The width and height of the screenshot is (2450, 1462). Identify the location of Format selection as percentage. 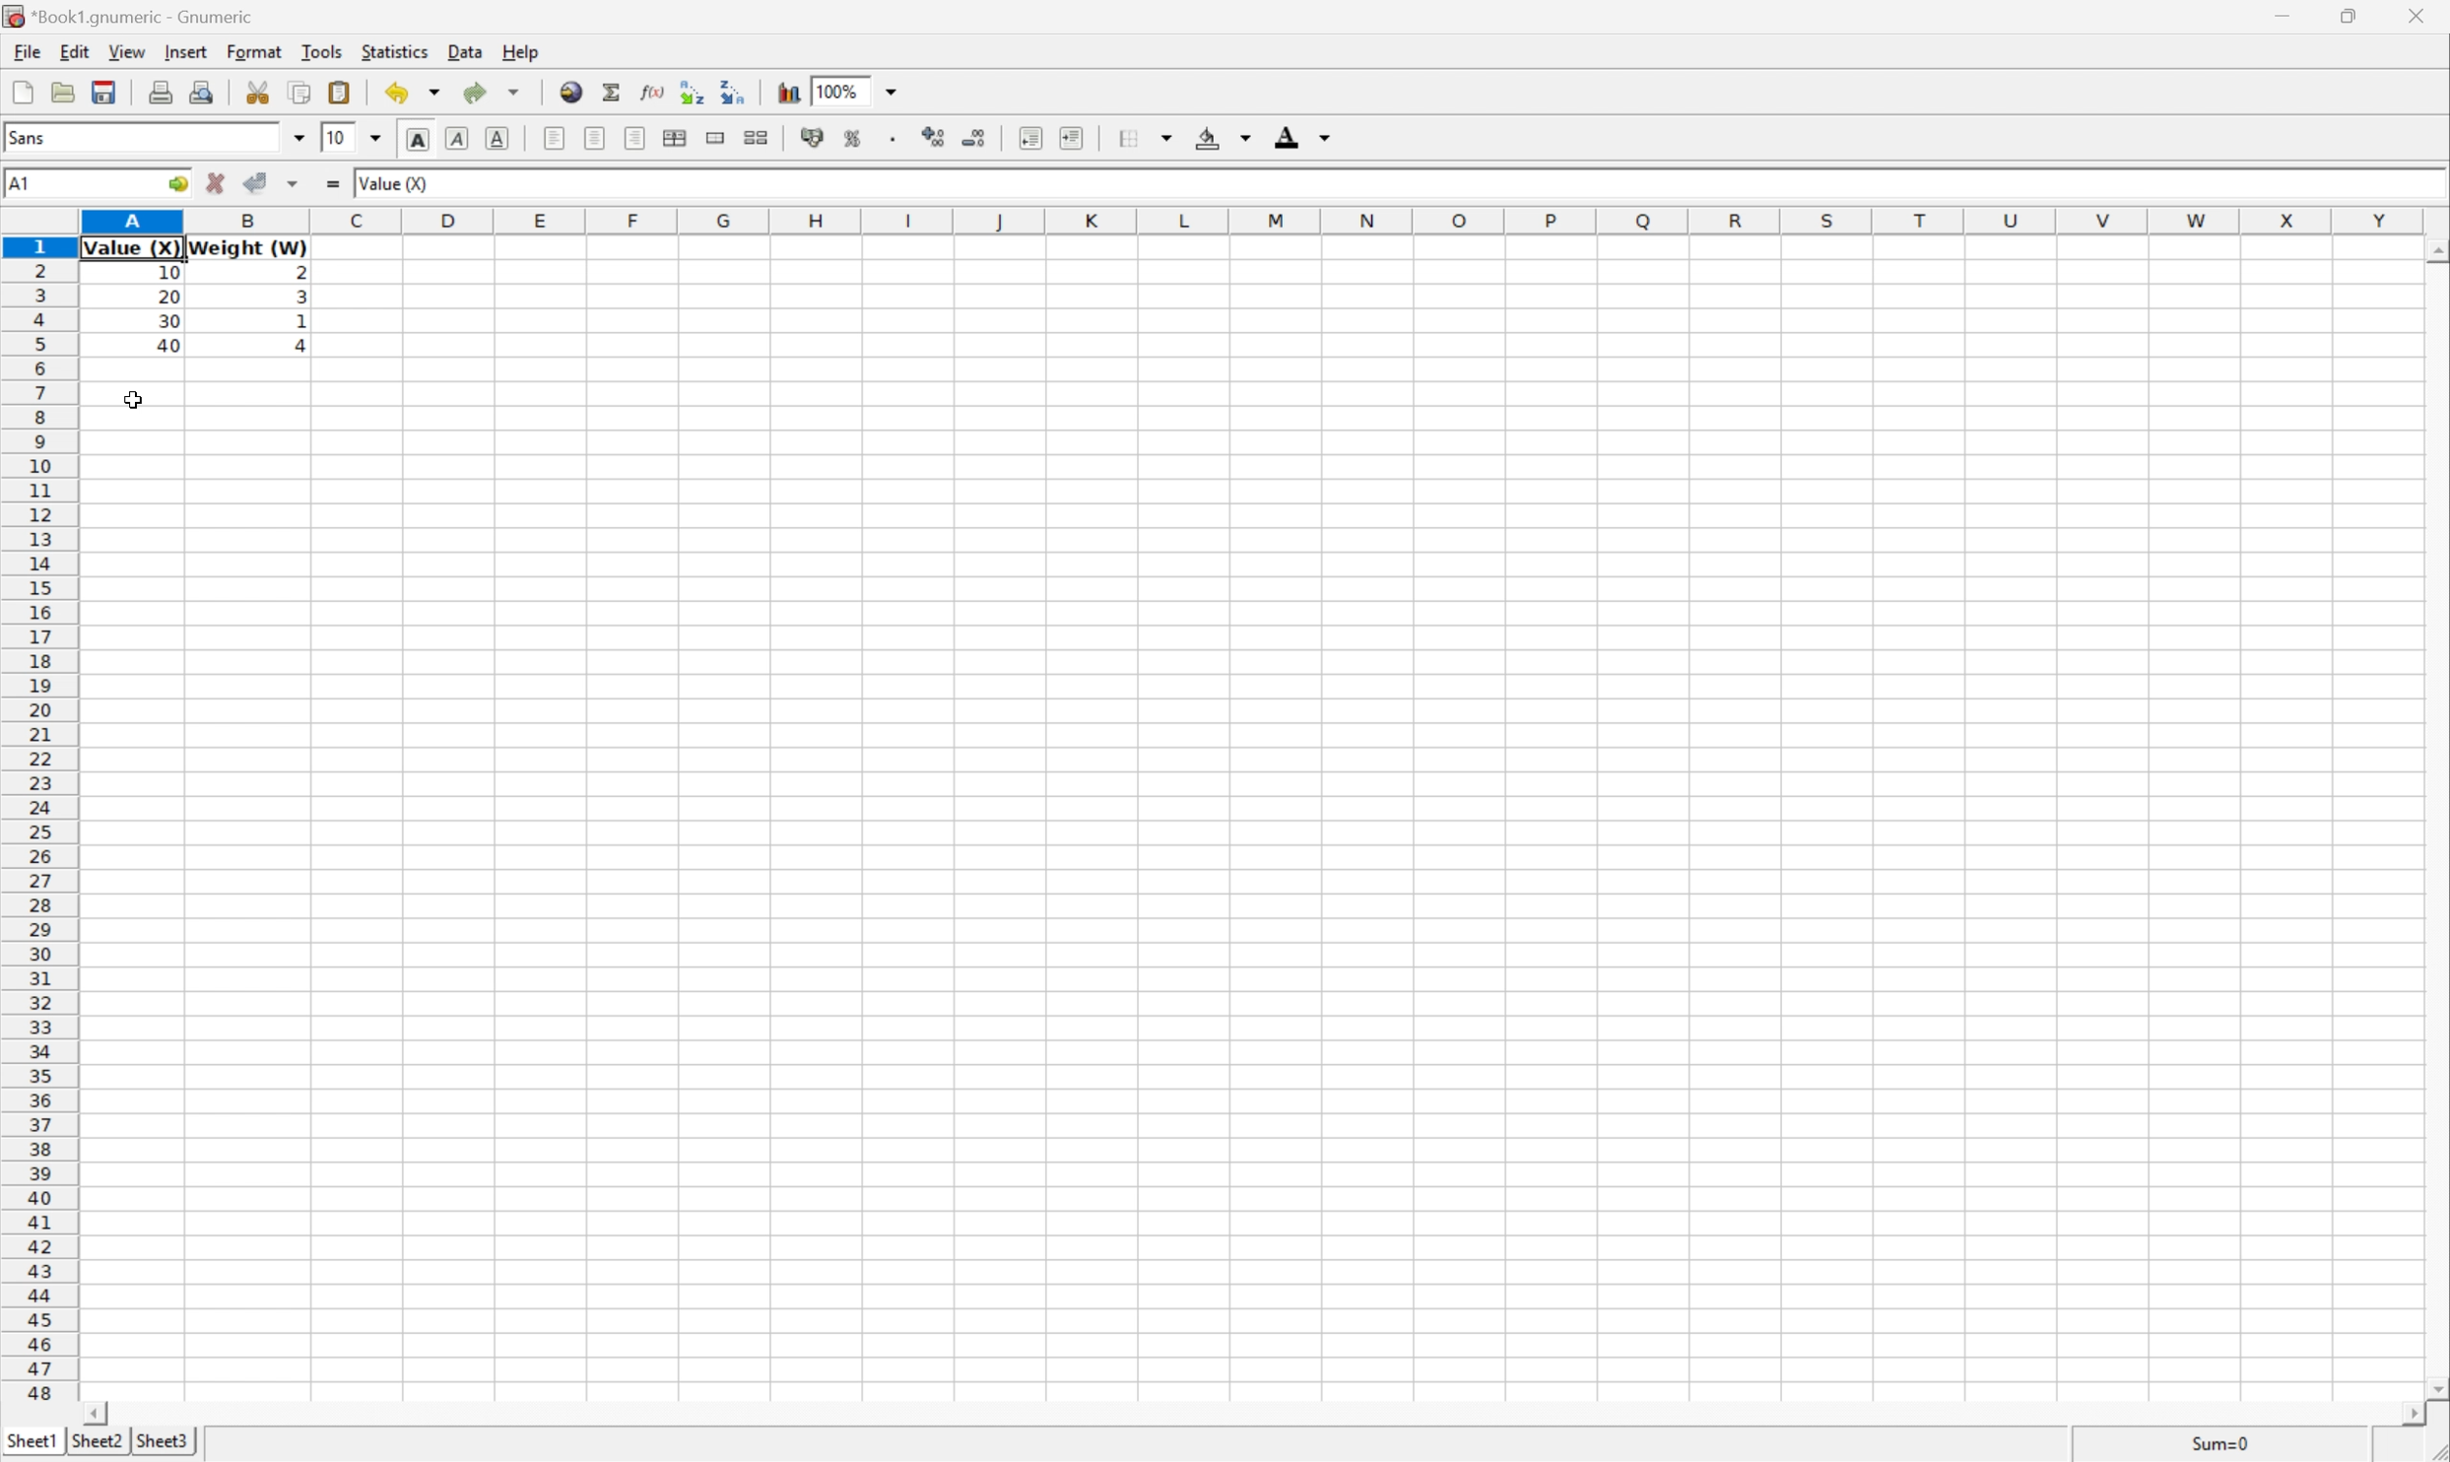
(856, 140).